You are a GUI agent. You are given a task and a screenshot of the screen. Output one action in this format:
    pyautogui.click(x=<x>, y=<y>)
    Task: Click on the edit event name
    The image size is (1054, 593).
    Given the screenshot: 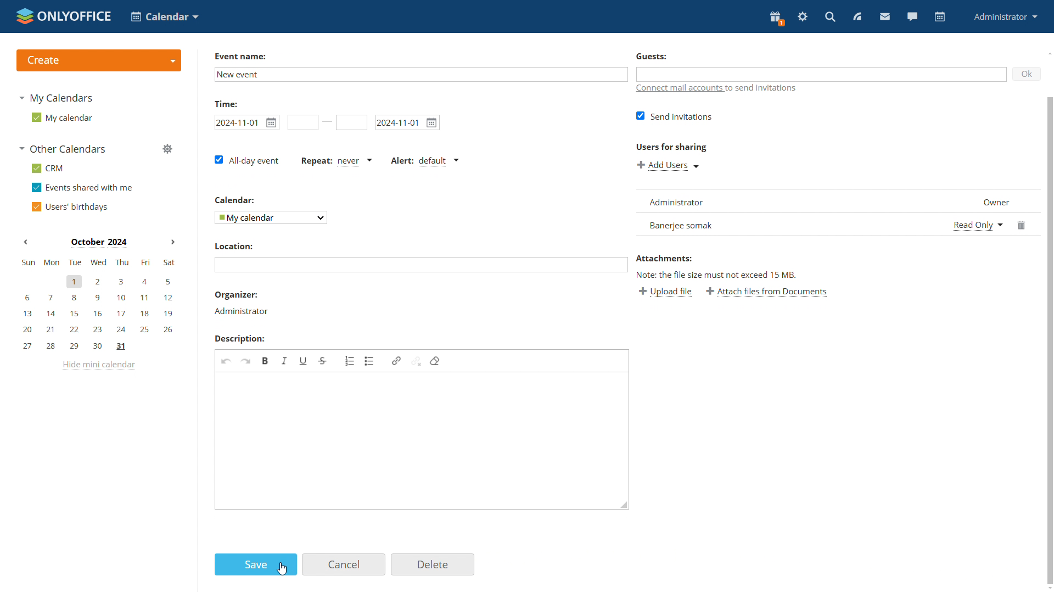 What is the action you would take?
    pyautogui.click(x=419, y=74)
    